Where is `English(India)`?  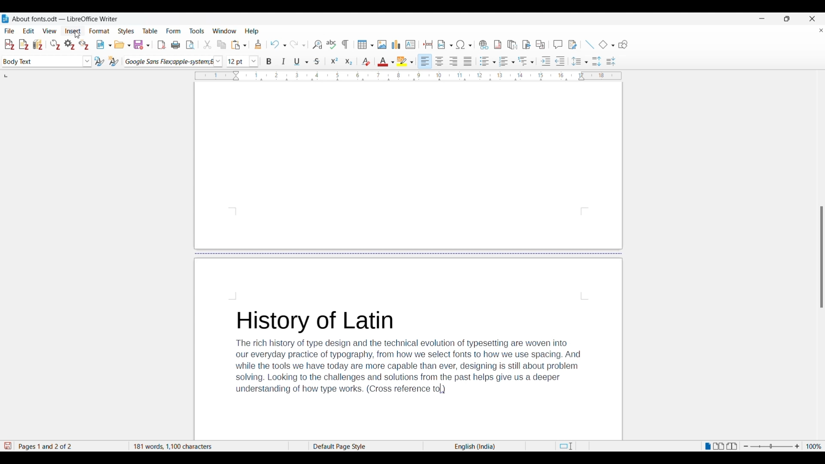 English(India) is located at coordinates (467, 446).